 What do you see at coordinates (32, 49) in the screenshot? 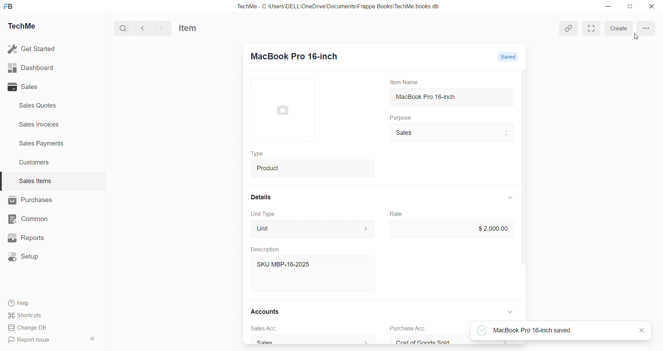
I see `Get Started` at bounding box center [32, 49].